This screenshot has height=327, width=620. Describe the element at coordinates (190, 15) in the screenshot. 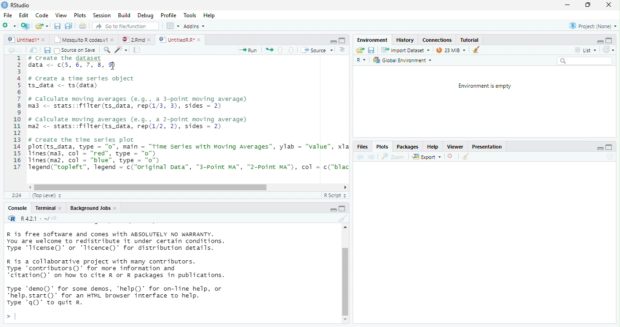

I see `Tools` at that location.